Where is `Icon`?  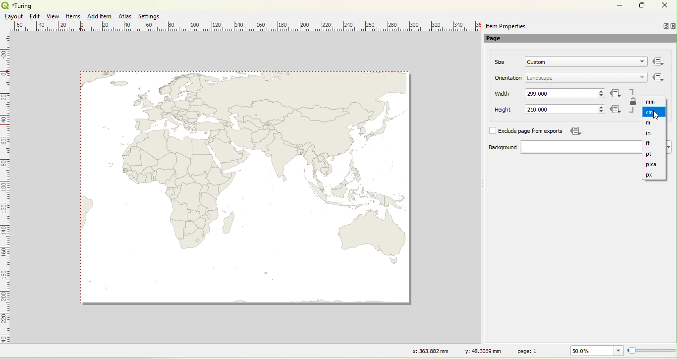
Icon is located at coordinates (618, 110).